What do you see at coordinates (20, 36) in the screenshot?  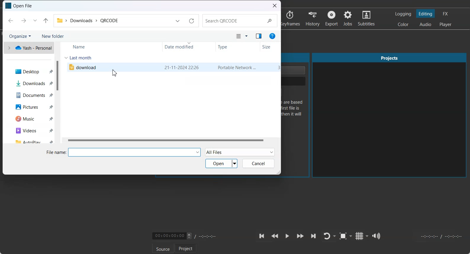 I see `Organize` at bounding box center [20, 36].